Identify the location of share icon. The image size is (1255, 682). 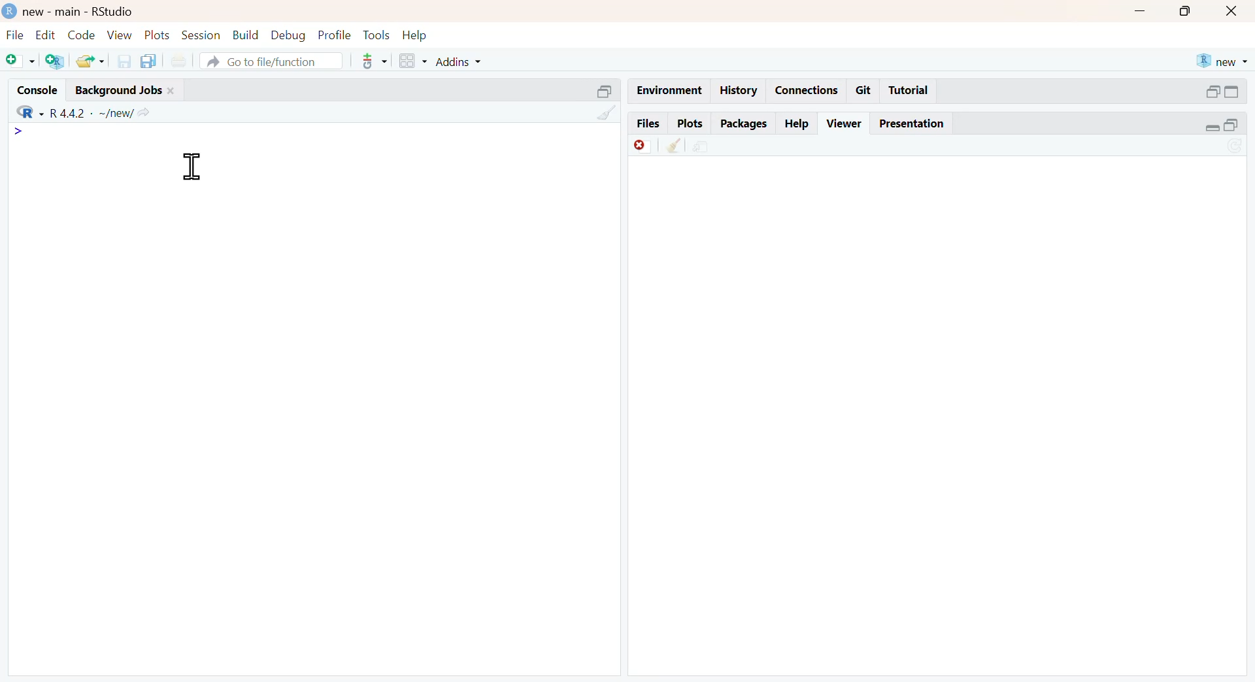
(144, 114).